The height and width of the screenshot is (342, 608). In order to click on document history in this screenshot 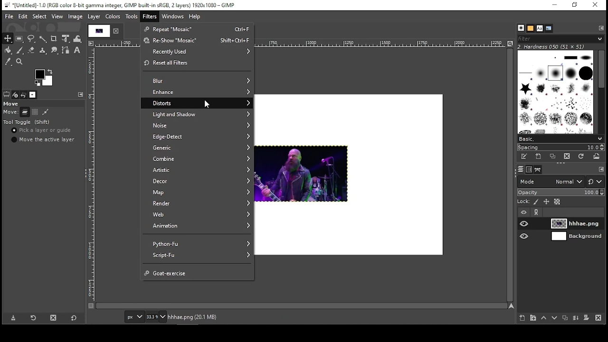, I will do `click(549, 28)`.